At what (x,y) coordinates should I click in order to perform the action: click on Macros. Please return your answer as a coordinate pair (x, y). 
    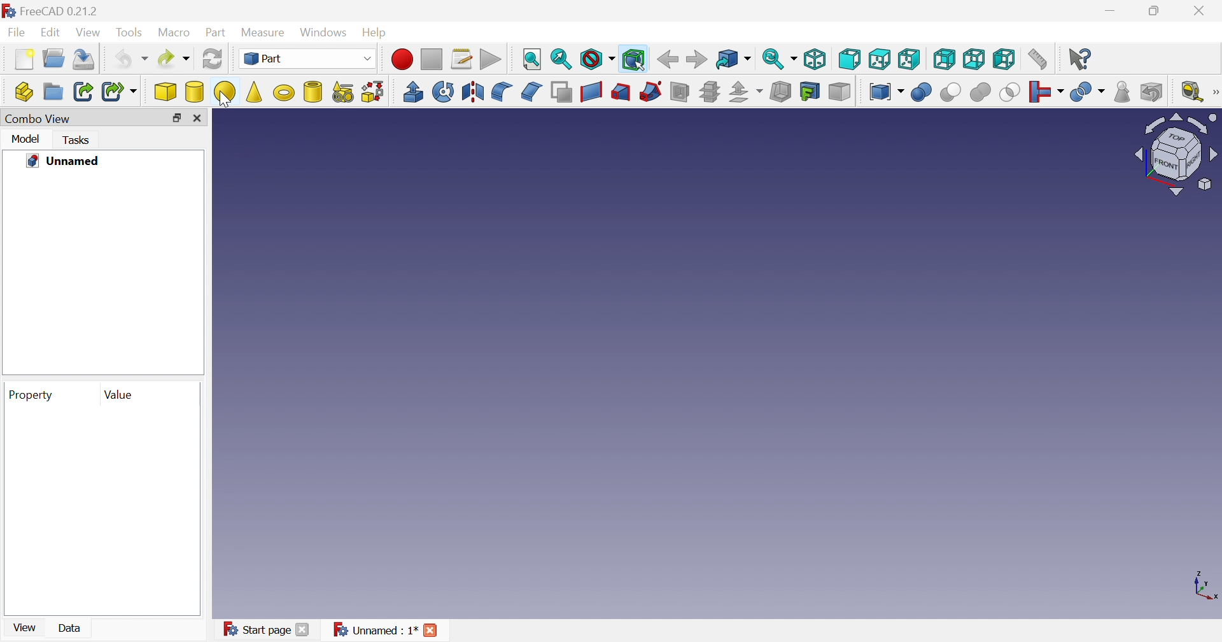
    Looking at the image, I should click on (462, 59).